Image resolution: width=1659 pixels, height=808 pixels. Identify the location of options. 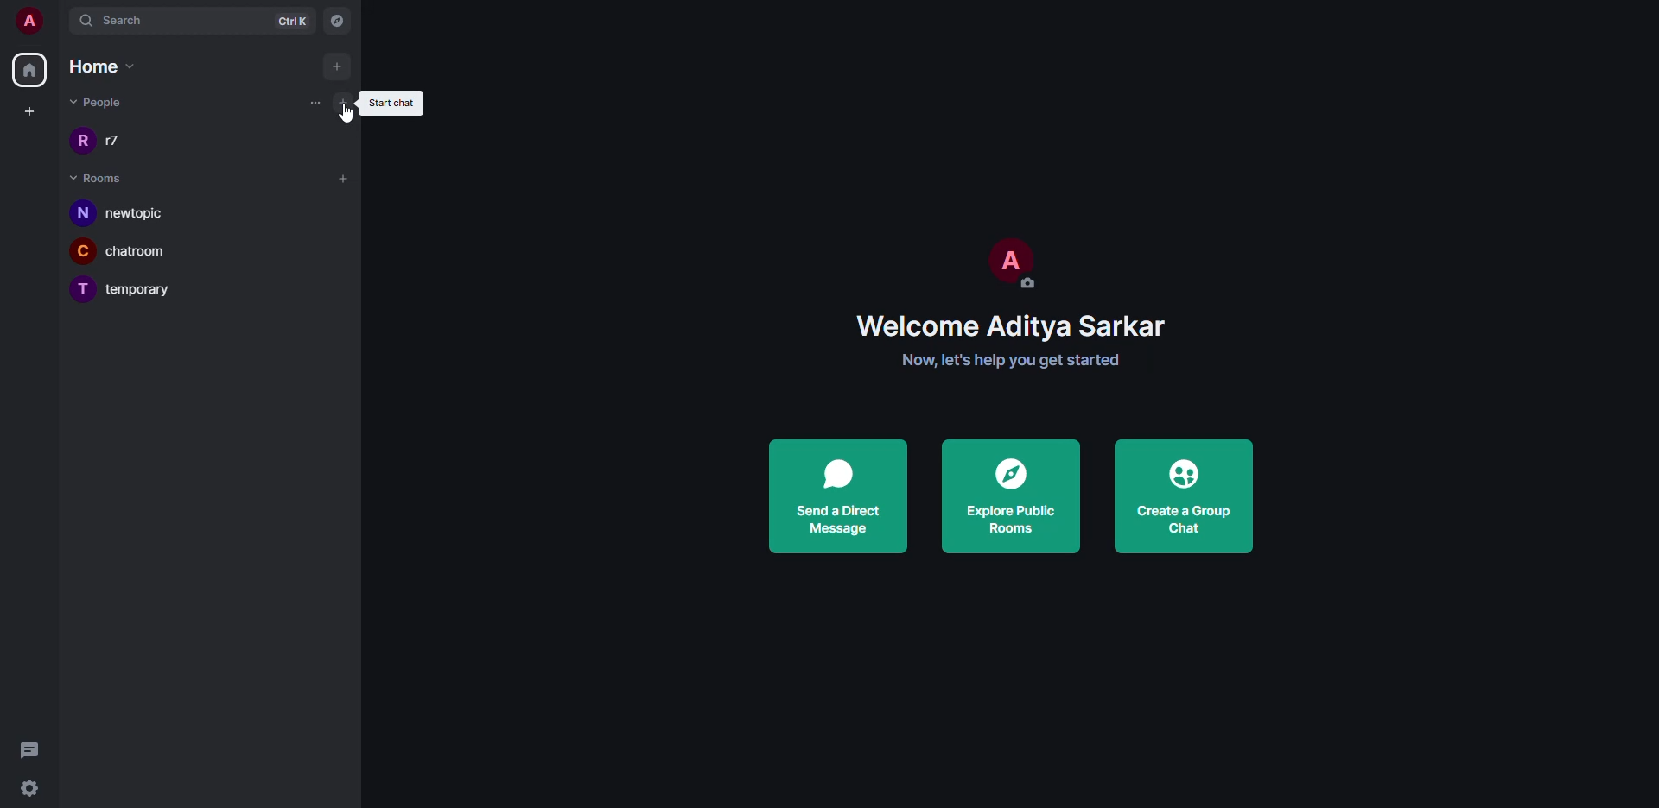
(312, 104).